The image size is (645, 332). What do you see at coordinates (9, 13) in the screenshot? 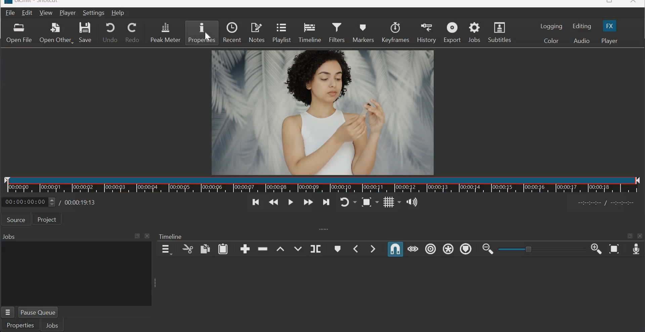
I see `File` at bounding box center [9, 13].